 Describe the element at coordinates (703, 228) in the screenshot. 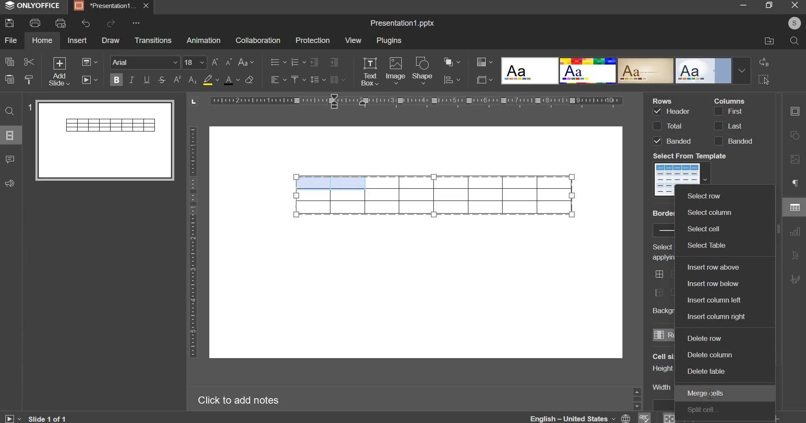

I see `selected cell` at that location.